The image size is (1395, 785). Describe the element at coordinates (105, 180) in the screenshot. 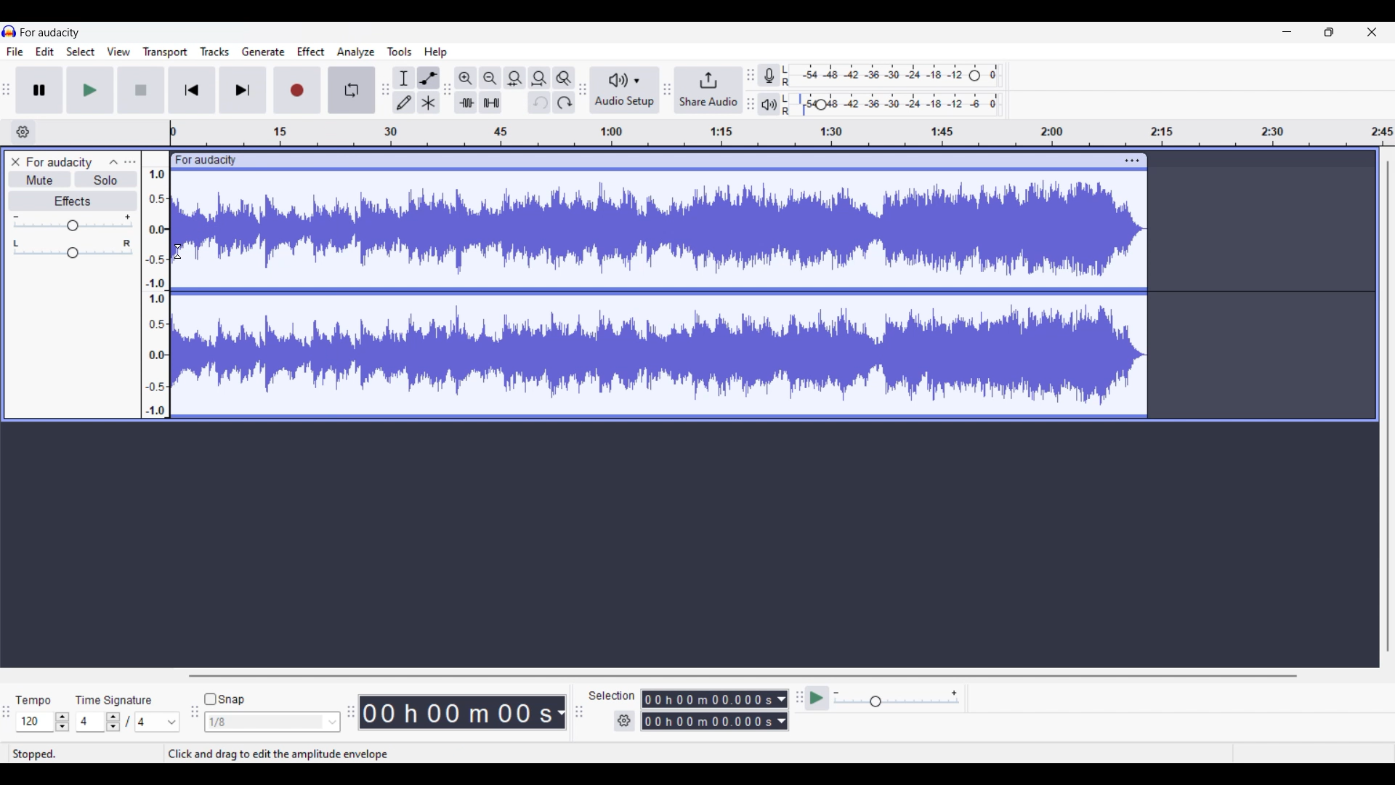

I see `Solo` at that location.